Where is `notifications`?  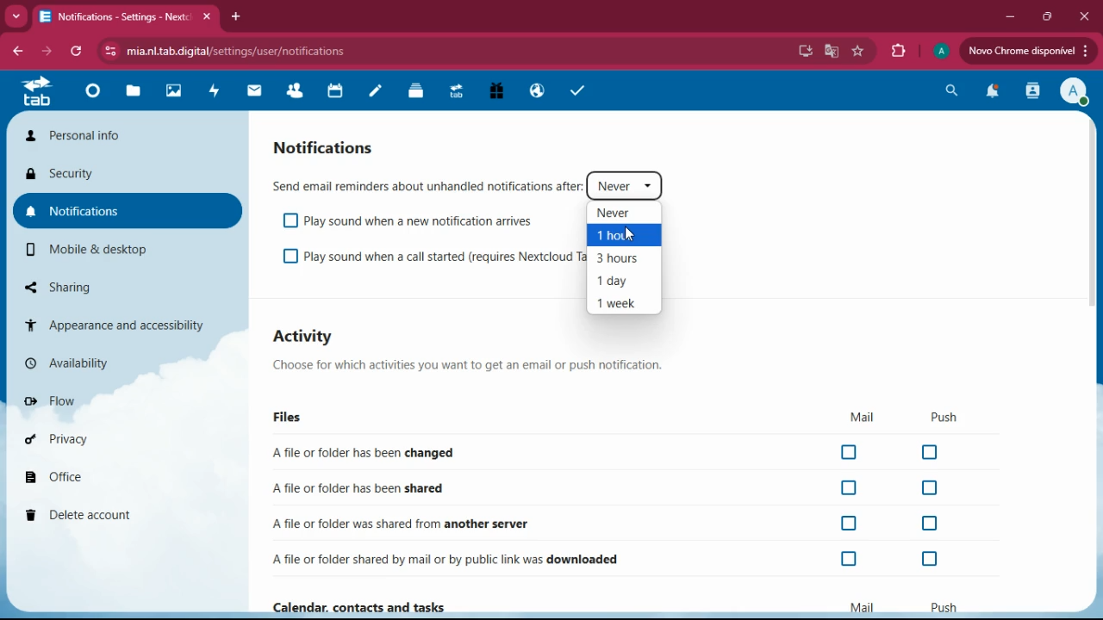 notifications is located at coordinates (128, 211).